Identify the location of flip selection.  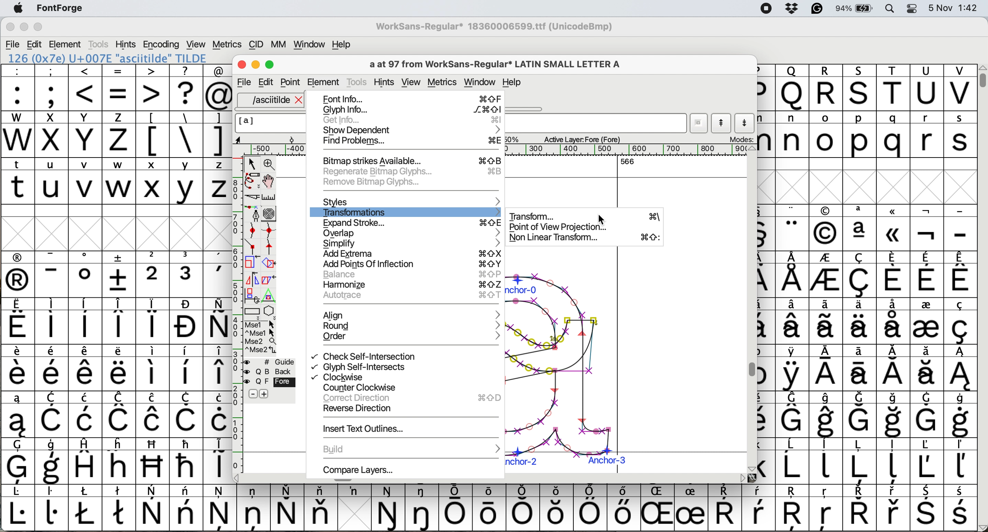
(252, 278).